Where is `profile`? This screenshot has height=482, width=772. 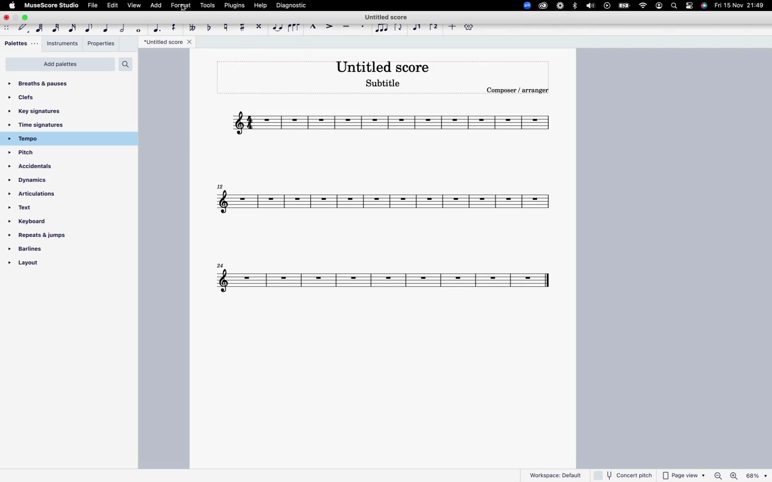 profile is located at coordinates (659, 6).